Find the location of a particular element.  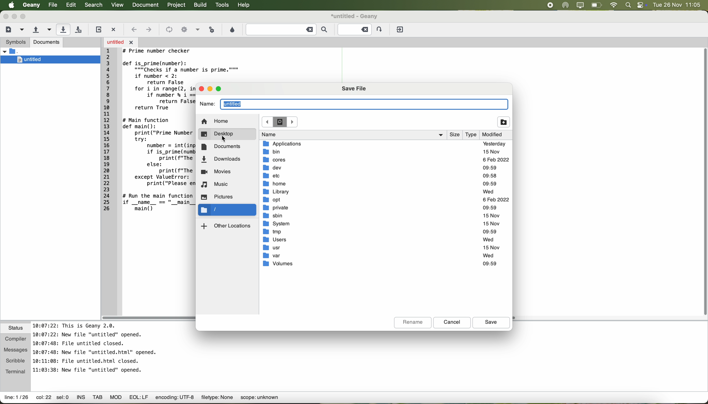

applications is located at coordinates (384, 144).